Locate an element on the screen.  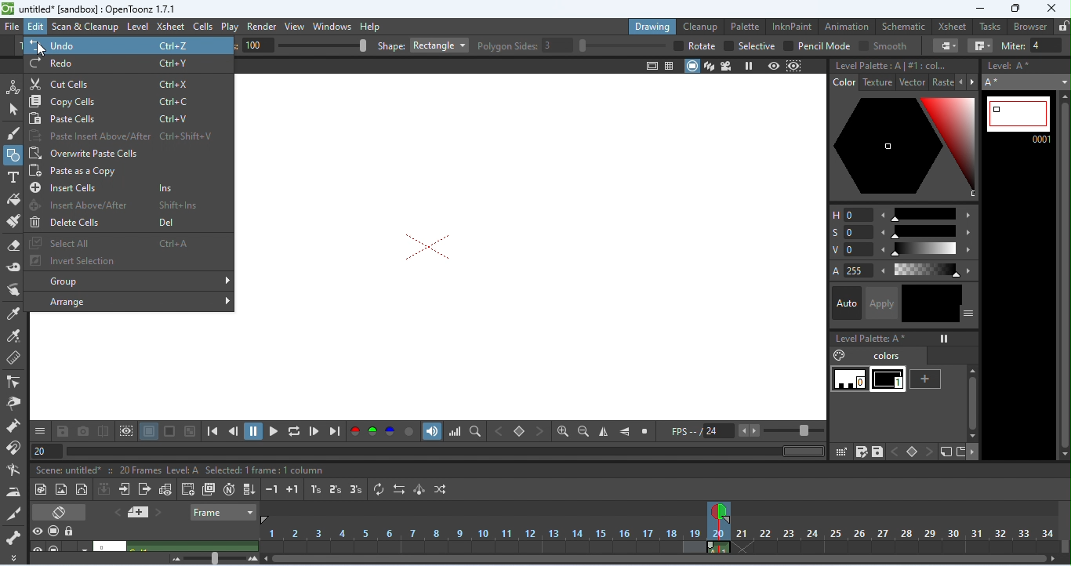
reframe on 1s is located at coordinates (316, 490).